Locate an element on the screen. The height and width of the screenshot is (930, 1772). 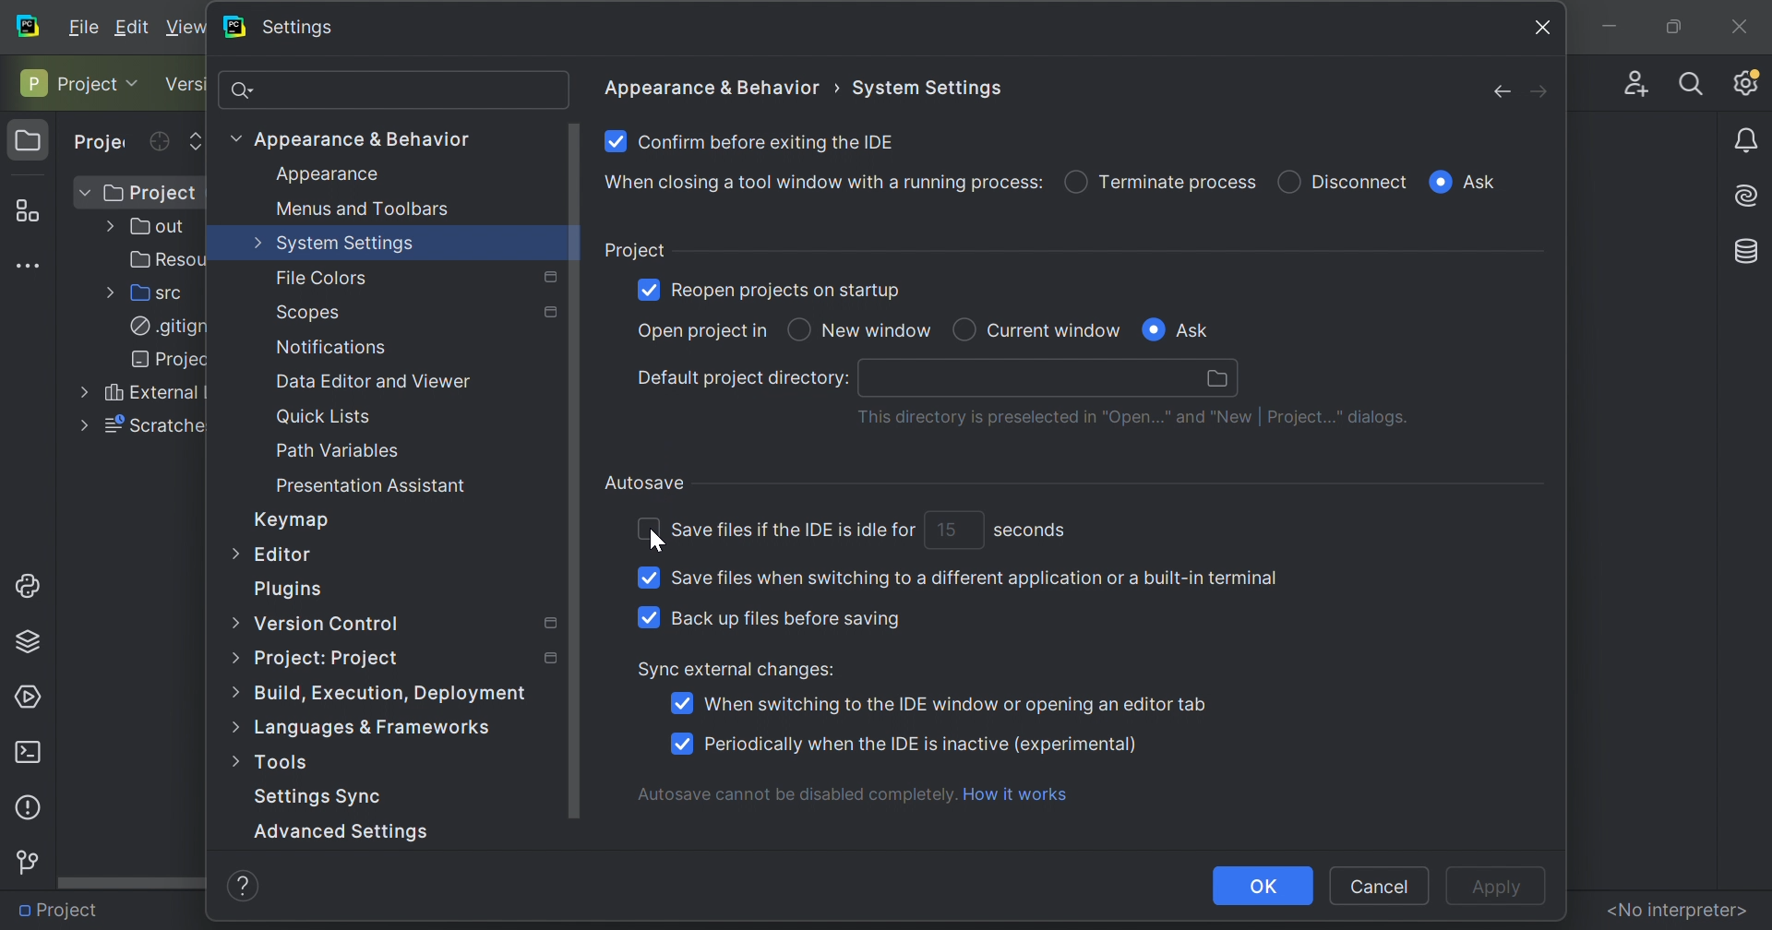
Checkbox is located at coordinates (613, 140).